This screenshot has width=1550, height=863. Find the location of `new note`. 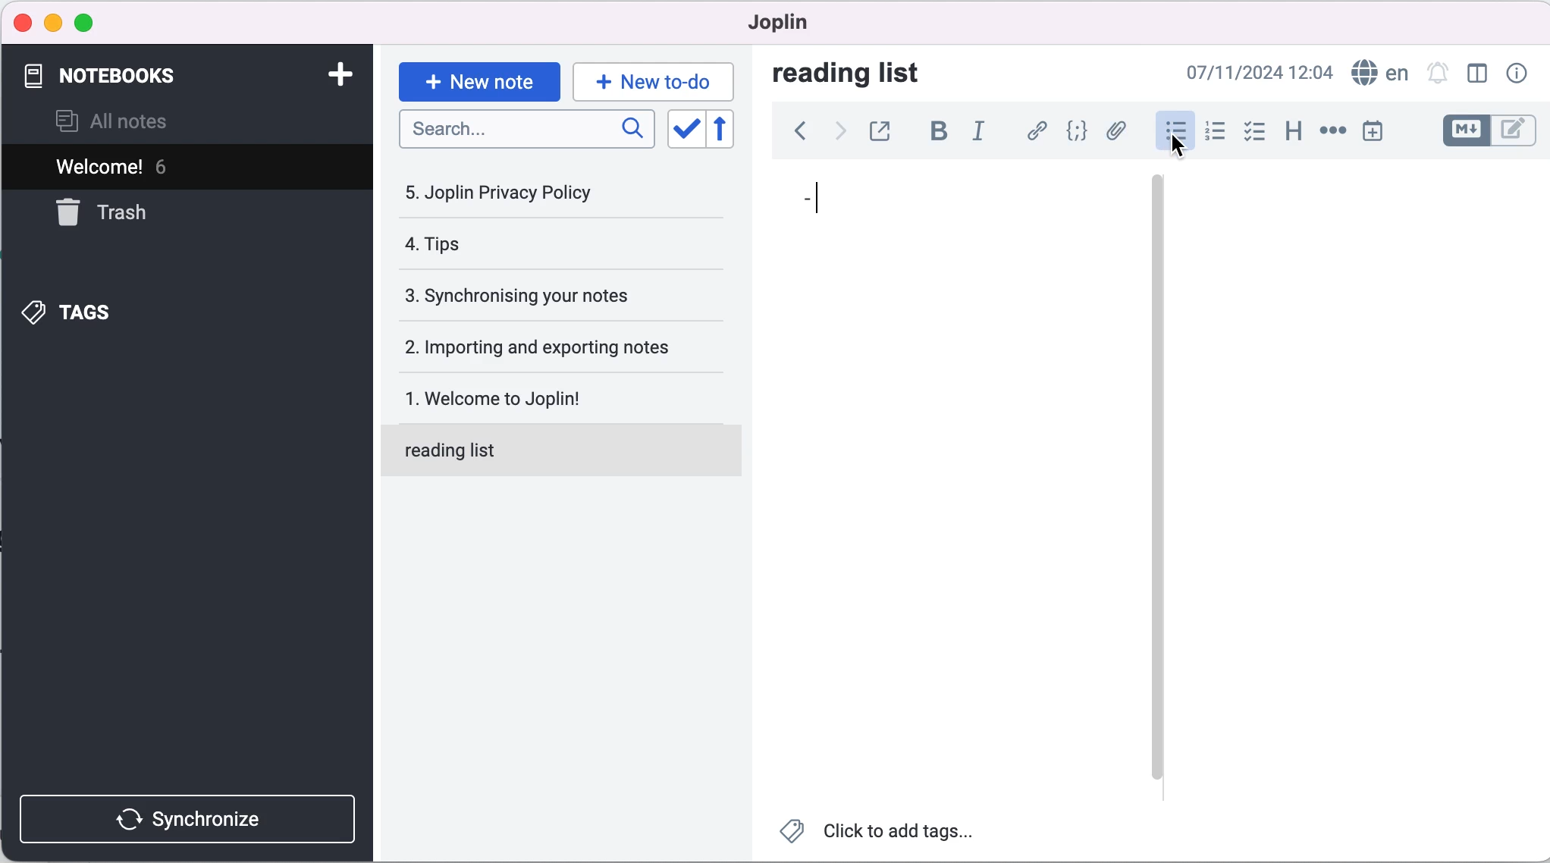

new note is located at coordinates (477, 80).